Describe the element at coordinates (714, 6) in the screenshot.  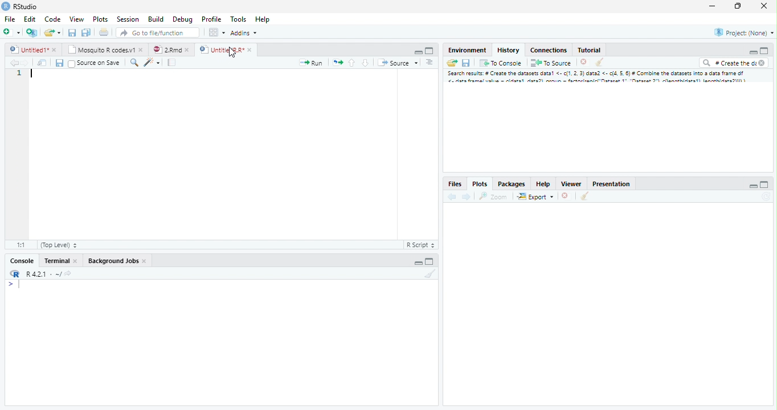
I see `Minimize` at that location.